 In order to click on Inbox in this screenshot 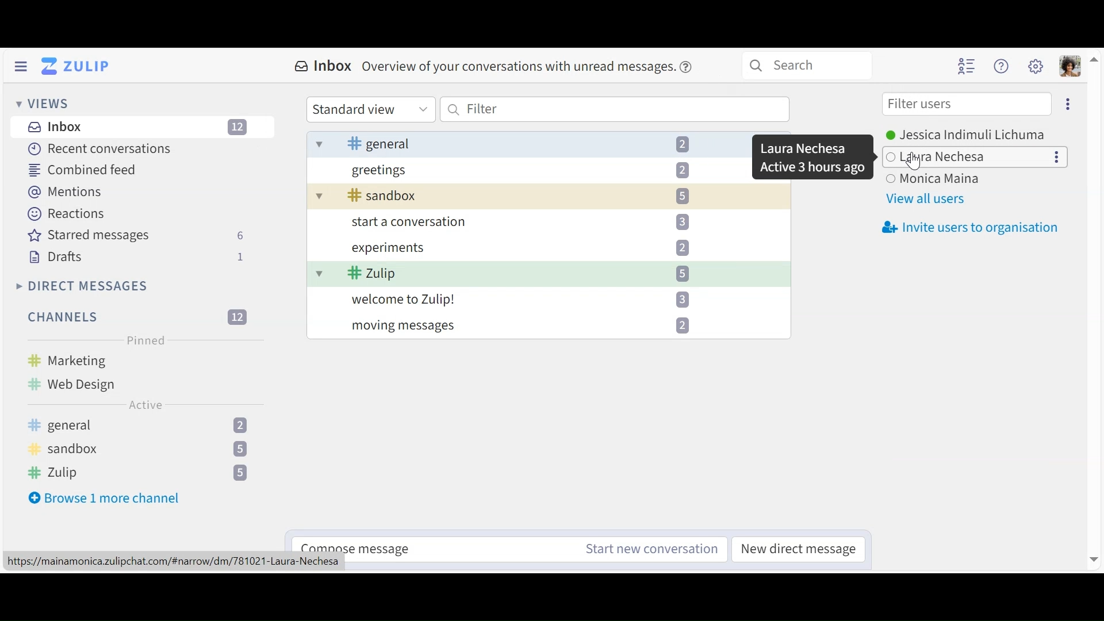, I will do `click(498, 67)`.